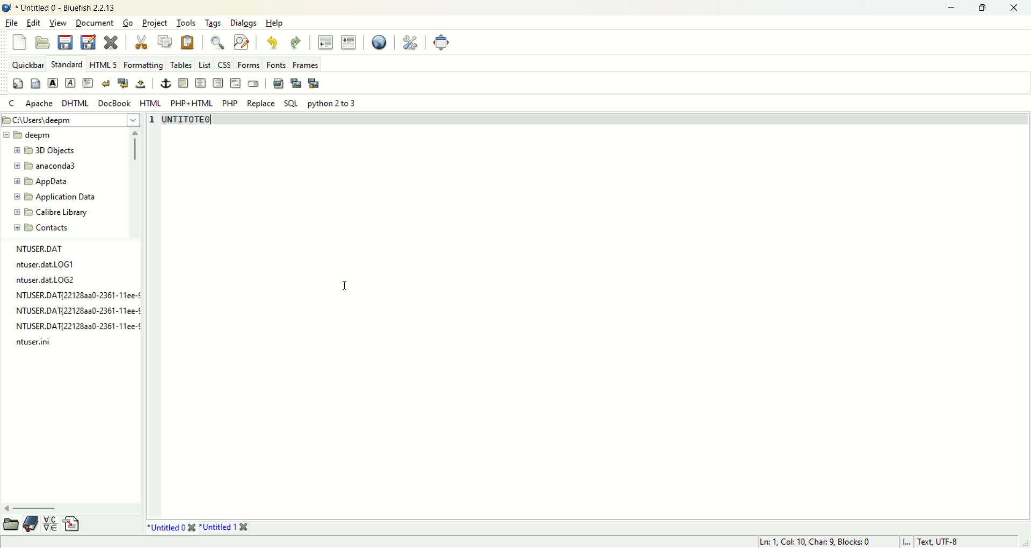 The height and width of the screenshot is (548, 1031). Describe the element at coordinates (228, 528) in the screenshot. I see `untitle1` at that location.